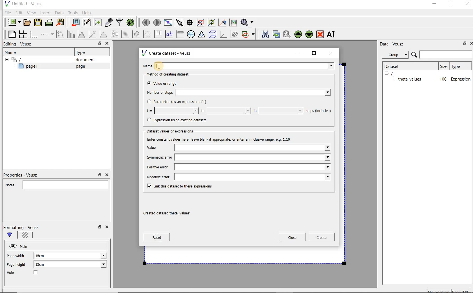 This screenshot has height=293, width=473. What do you see at coordinates (394, 44) in the screenshot?
I see `Data - Veusz` at bounding box center [394, 44].